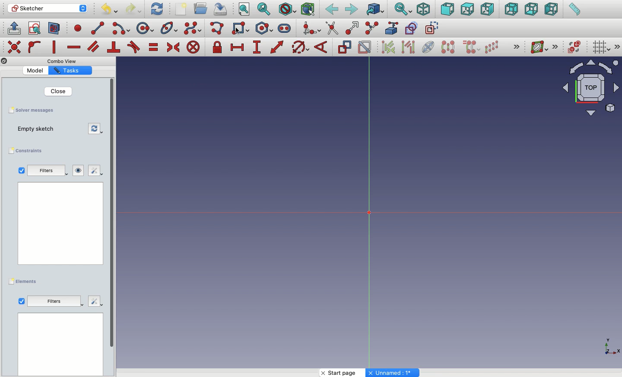 The width and height of the screenshot is (622, 377). Describe the element at coordinates (28, 151) in the screenshot. I see `constraints` at that location.